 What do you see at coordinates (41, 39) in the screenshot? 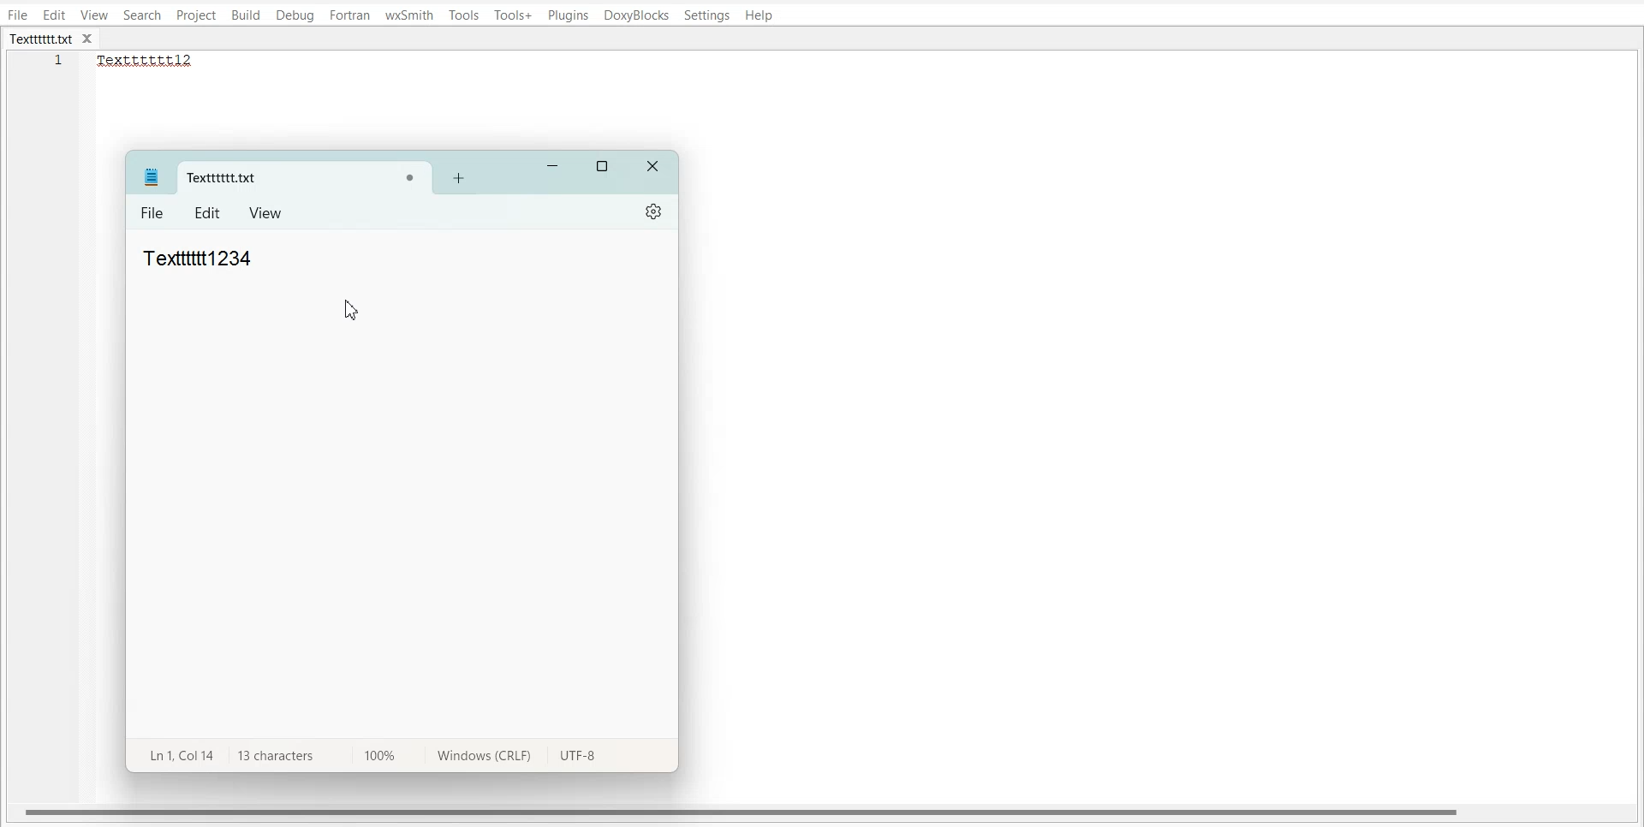
I see `Textttttt.txt` at bounding box center [41, 39].